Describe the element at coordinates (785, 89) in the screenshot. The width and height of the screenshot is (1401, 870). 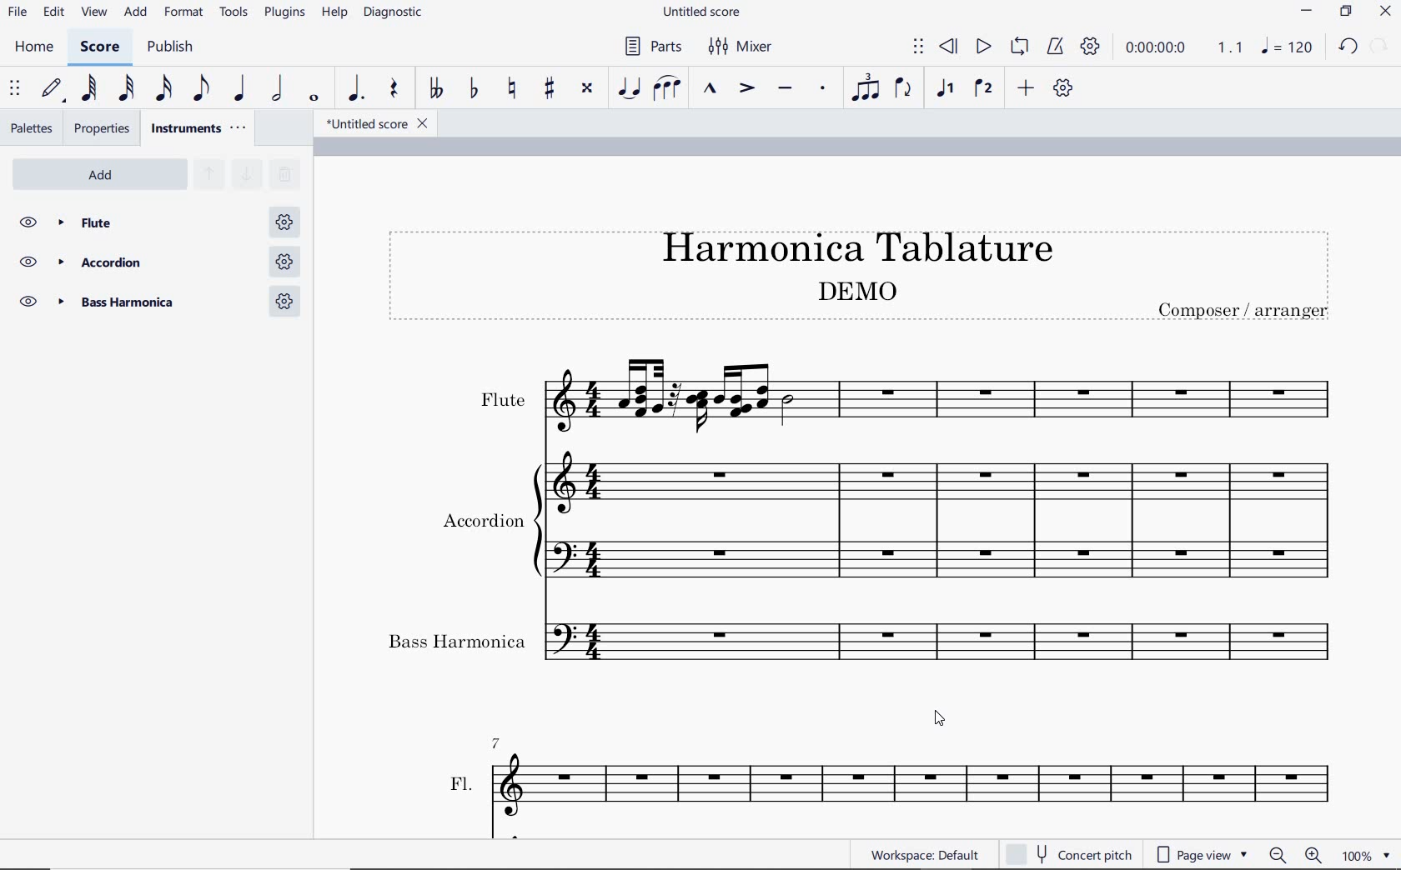
I see `tenuto` at that location.